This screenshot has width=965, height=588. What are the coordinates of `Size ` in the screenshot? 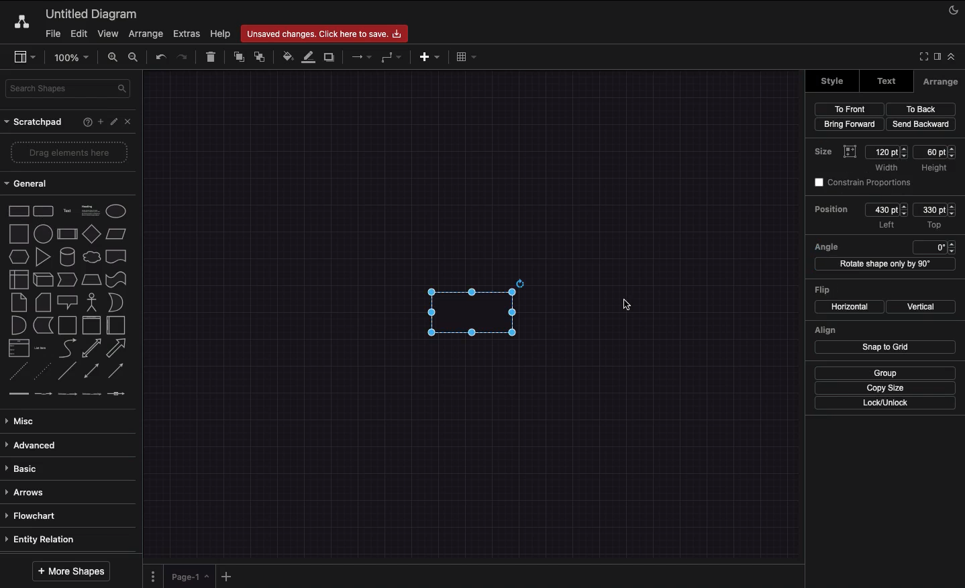 It's located at (884, 158).